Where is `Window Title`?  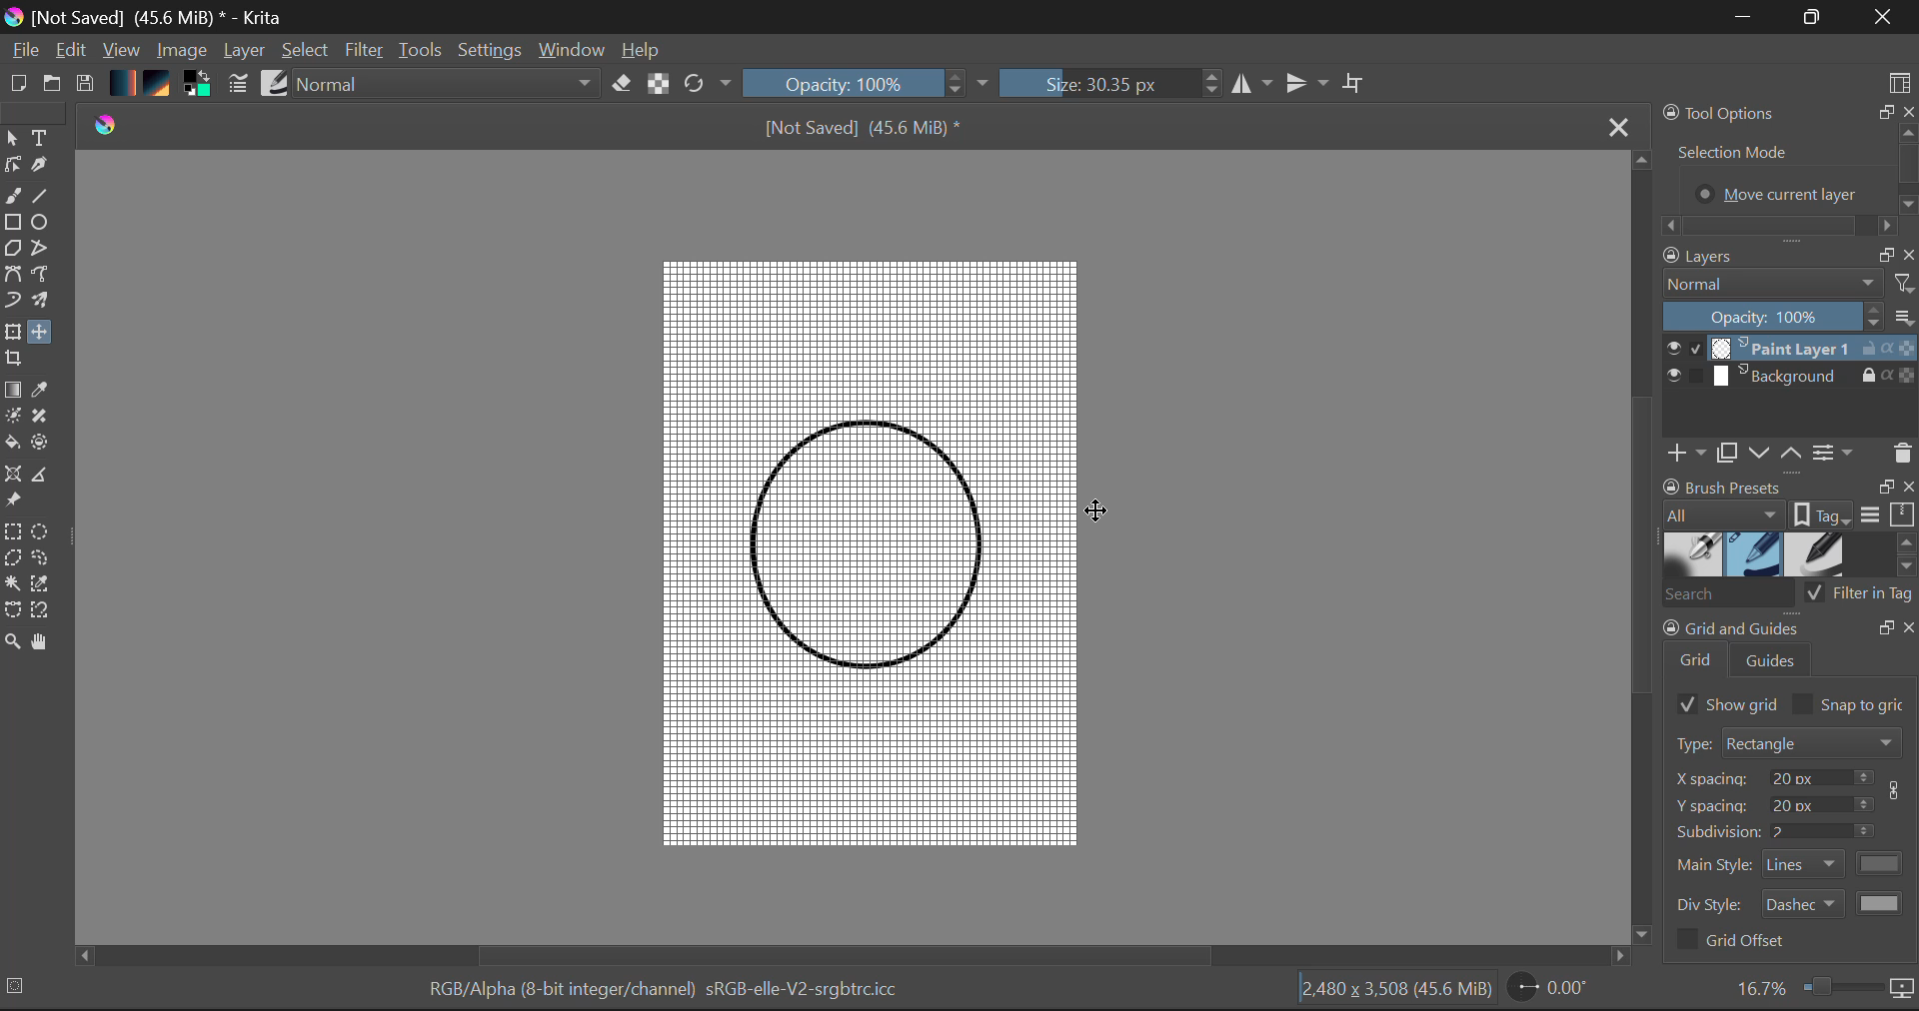 Window Title is located at coordinates (149, 17).